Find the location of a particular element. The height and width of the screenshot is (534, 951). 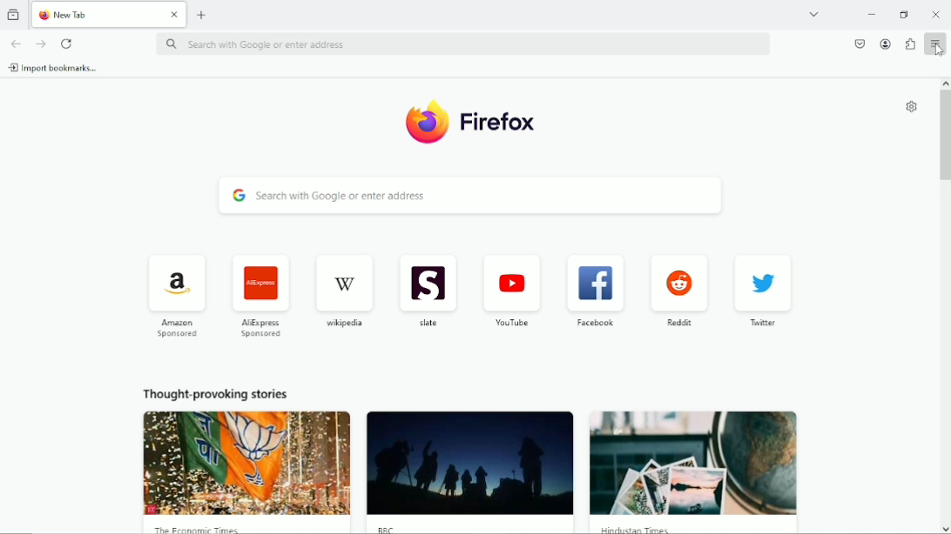

news is located at coordinates (246, 472).